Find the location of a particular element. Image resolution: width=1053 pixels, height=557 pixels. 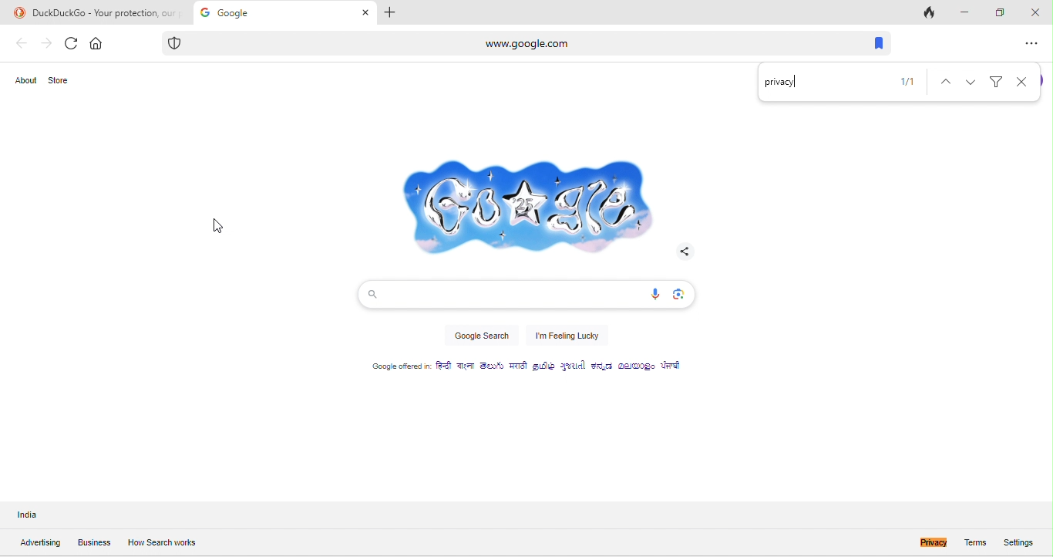

maximize is located at coordinates (998, 12).